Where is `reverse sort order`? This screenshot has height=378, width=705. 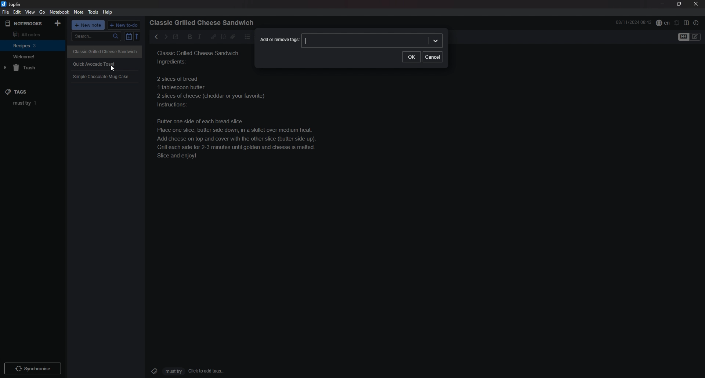
reverse sort order is located at coordinates (138, 37).